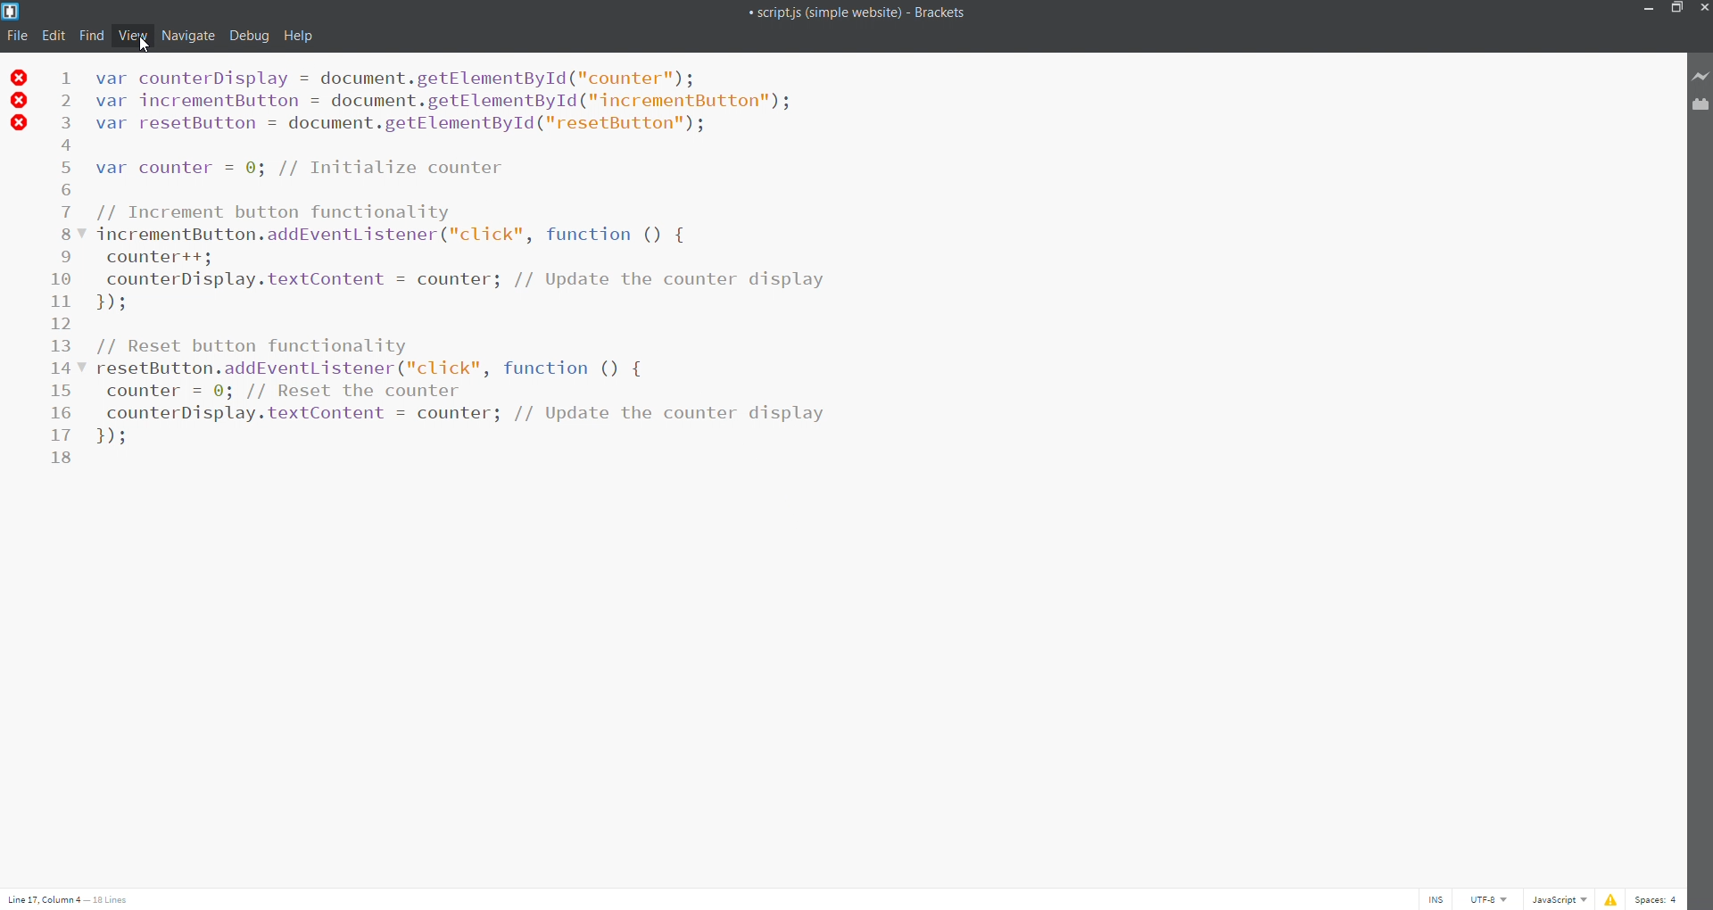 Image resolution: width=1713 pixels, height=910 pixels. I want to click on encoding, so click(1490, 899).